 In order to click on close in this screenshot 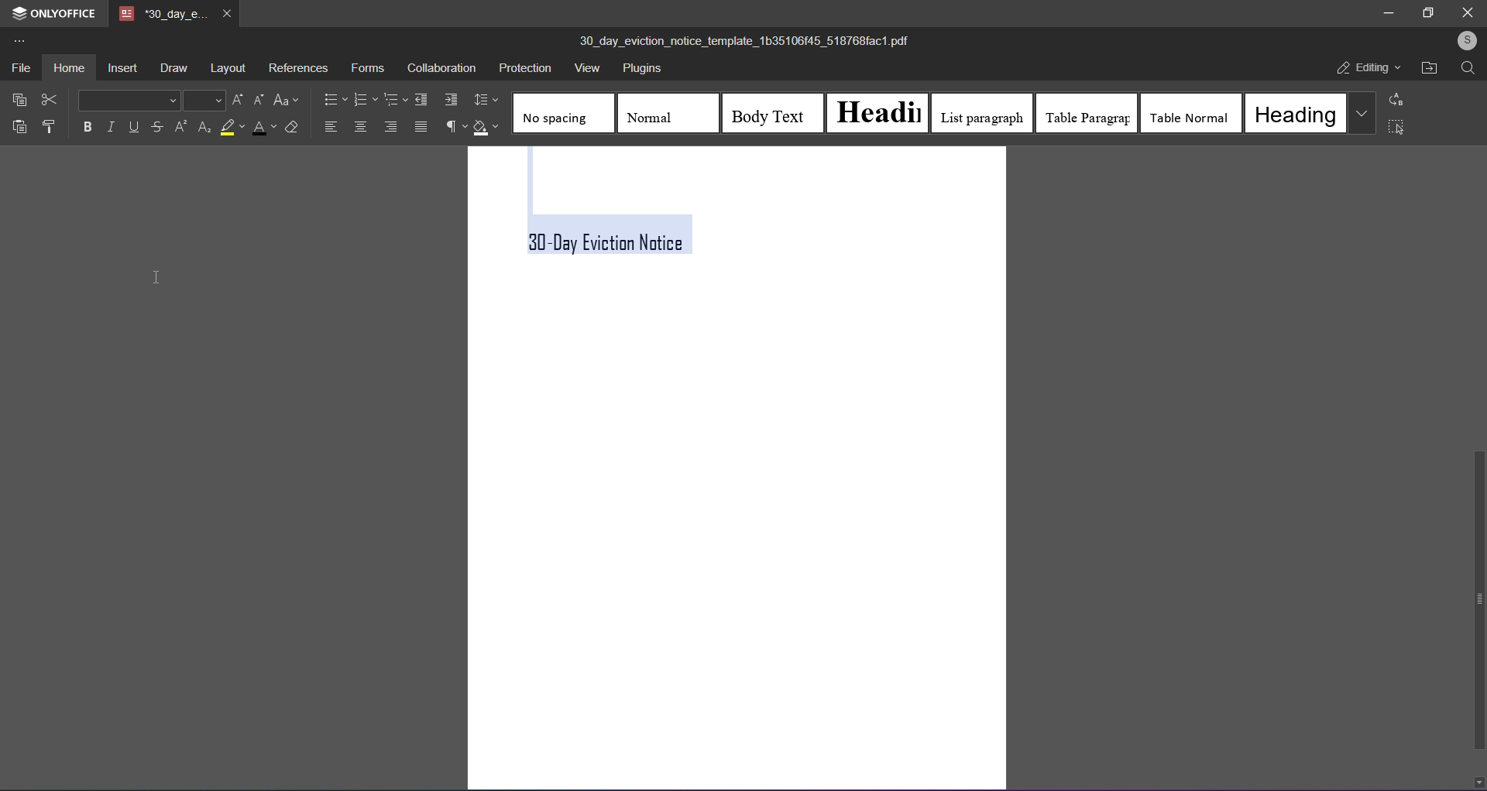, I will do `click(1468, 13)`.